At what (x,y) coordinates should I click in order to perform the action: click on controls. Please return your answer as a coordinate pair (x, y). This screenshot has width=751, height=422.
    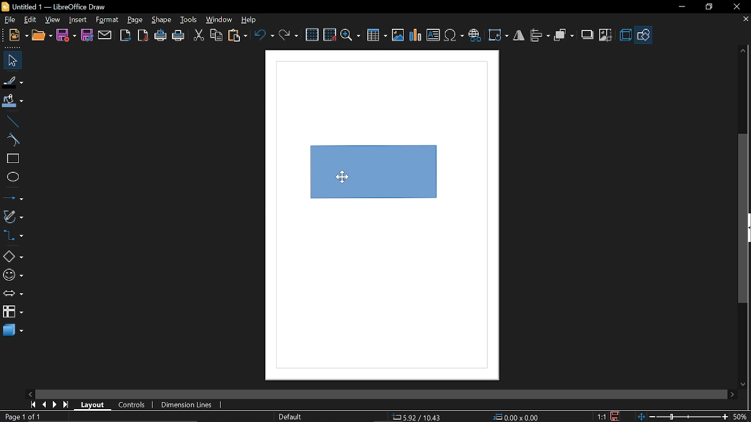
    Looking at the image, I should click on (133, 406).